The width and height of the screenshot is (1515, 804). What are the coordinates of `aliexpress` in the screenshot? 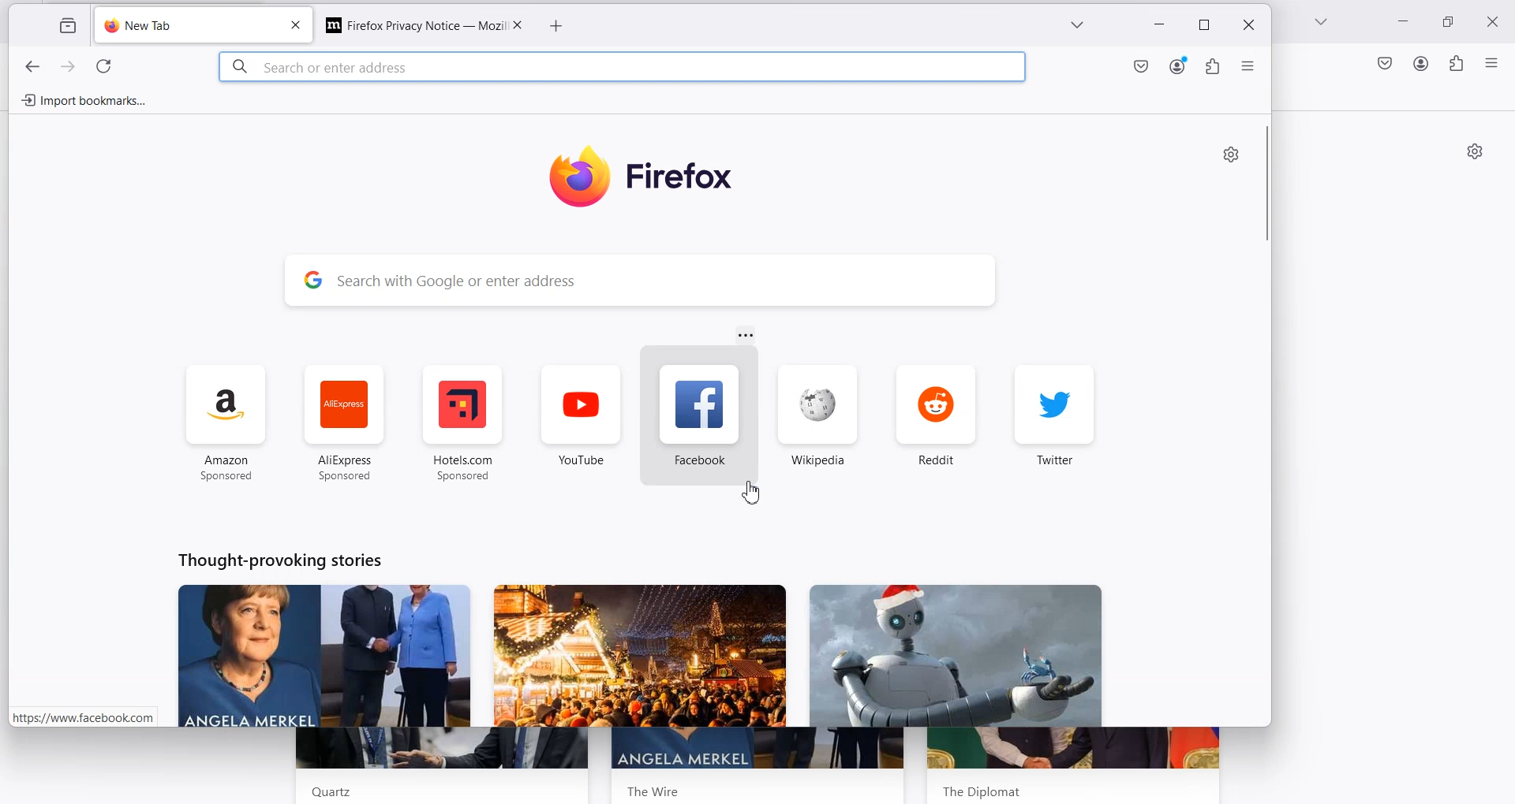 It's located at (339, 422).